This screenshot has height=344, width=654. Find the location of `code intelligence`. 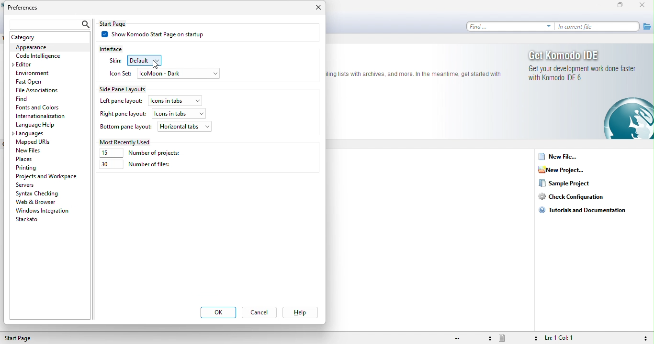

code intelligence is located at coordinates (38, 56).